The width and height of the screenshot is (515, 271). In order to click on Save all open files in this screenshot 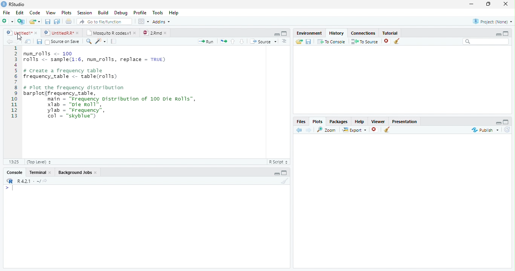, I will do `click(57, 21)`.